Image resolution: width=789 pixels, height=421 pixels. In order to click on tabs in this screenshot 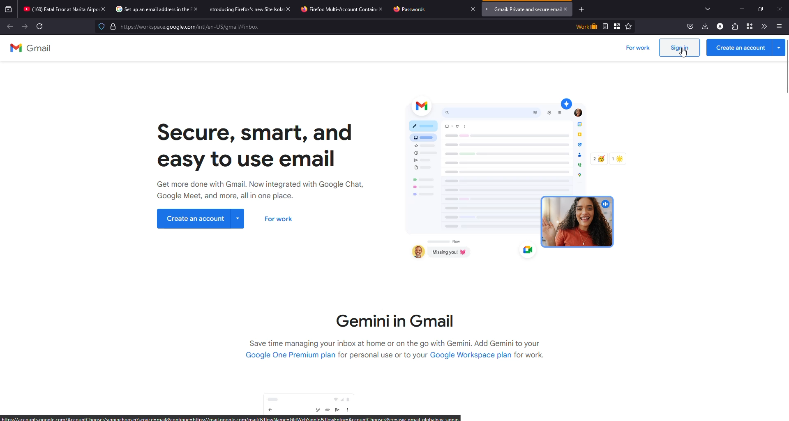, I will do `click(708, 8)`.